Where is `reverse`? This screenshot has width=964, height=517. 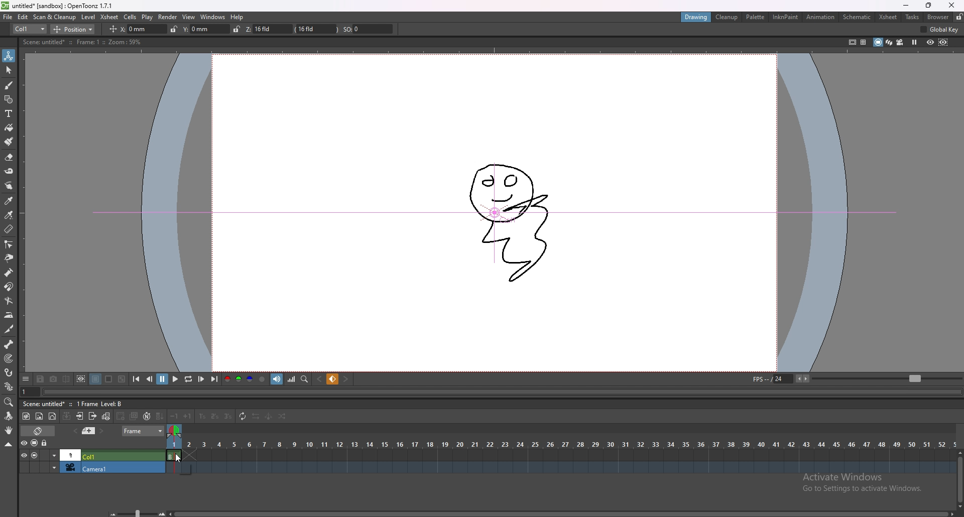
reverse is located at coordinates (255, 416).